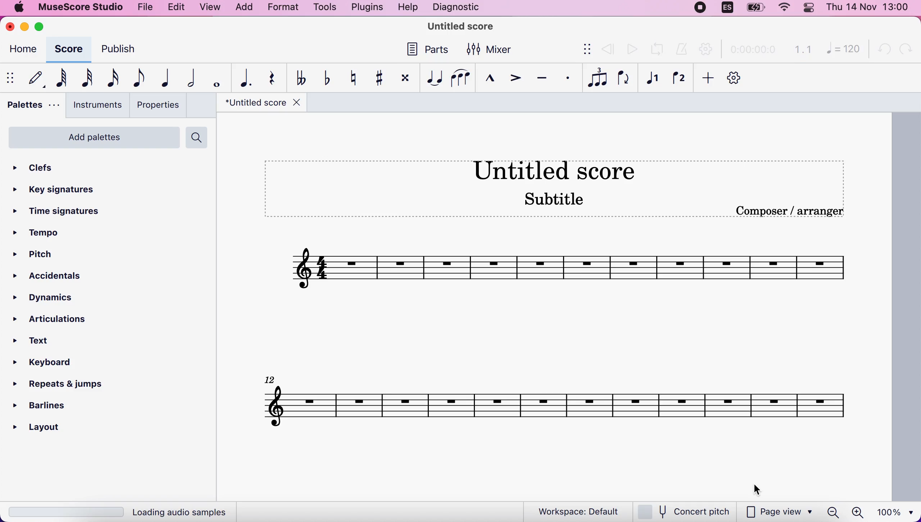  What do you see at coordinates (679, 50) in the screenshot?
I see `metronome` at bounding box center [679, 50].